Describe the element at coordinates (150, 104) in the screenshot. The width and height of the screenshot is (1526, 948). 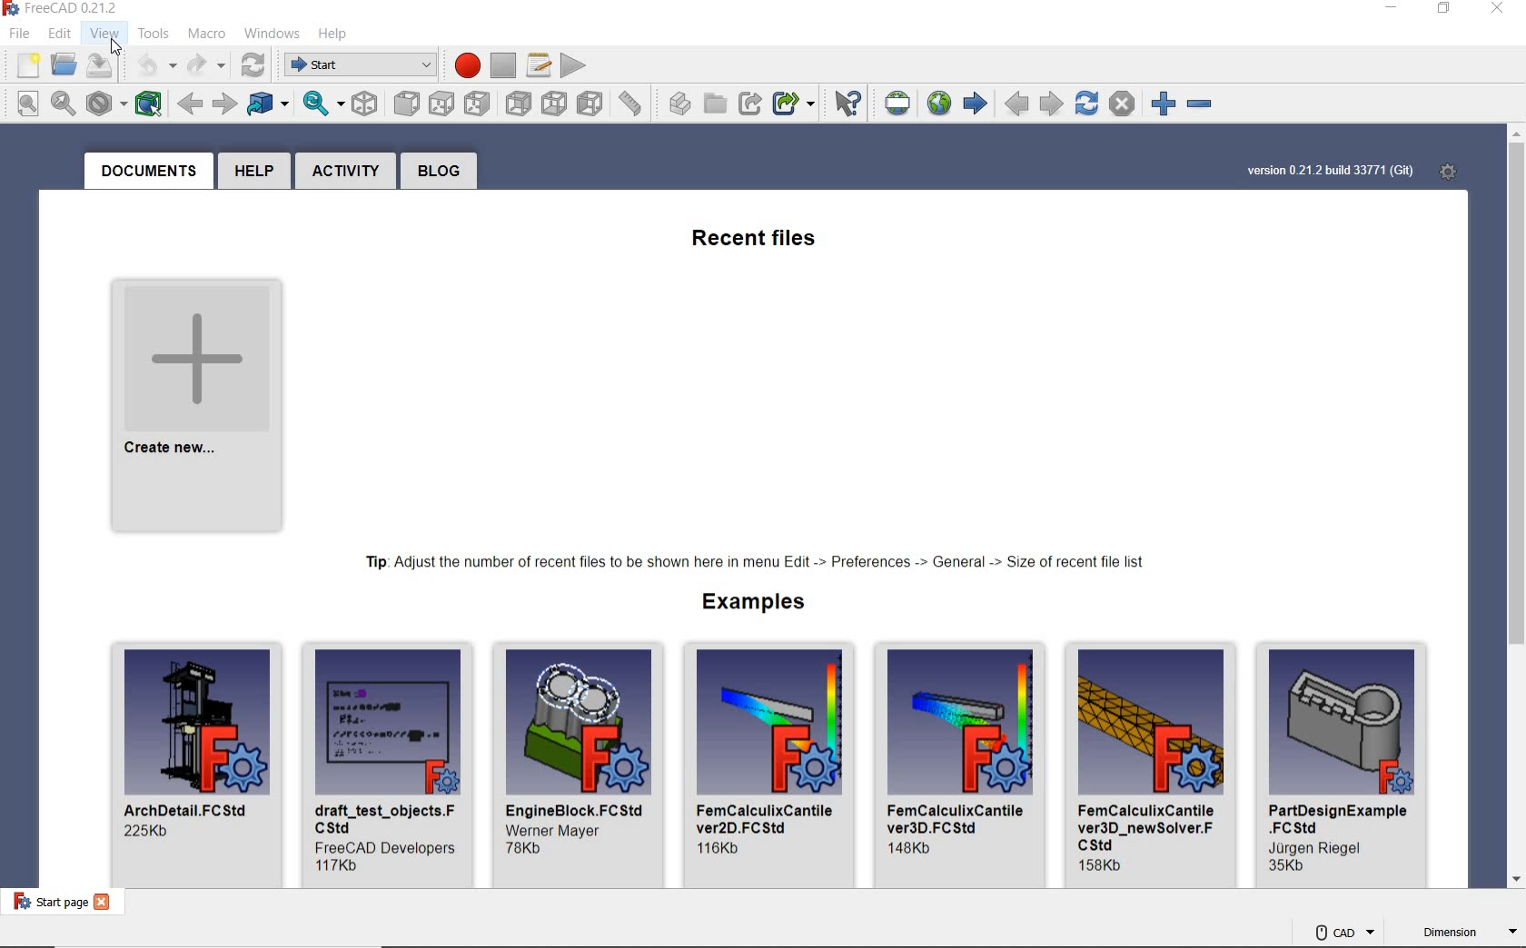
I see `bounding box` at that location.